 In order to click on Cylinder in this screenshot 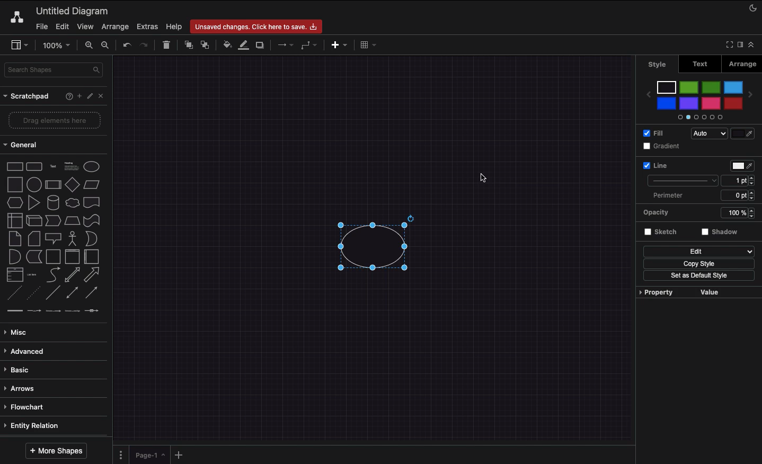, I will do `click(53, 203)`.